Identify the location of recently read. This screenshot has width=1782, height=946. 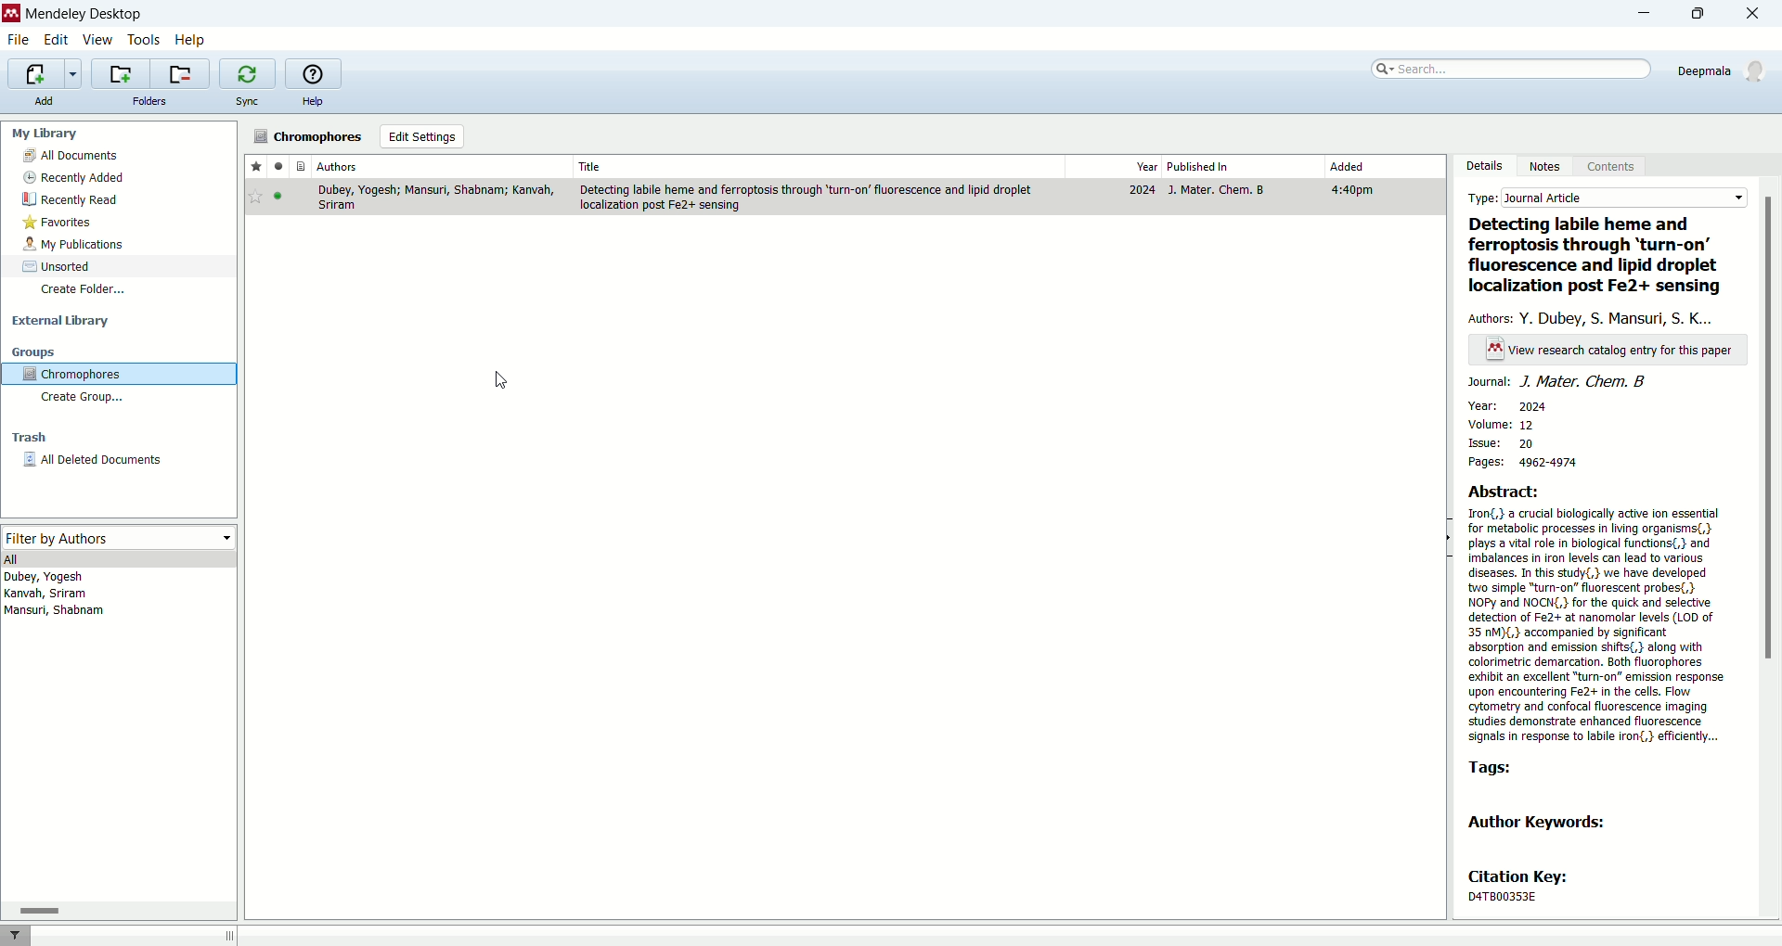
(71, 201).